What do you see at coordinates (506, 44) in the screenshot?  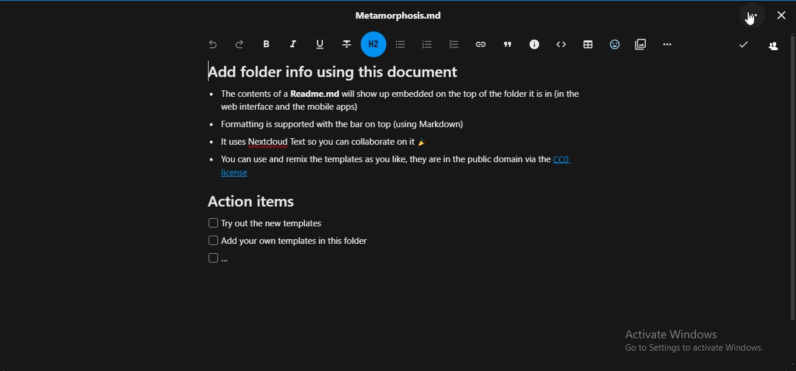 I see `blockquote` at bounding box center [506, 44].